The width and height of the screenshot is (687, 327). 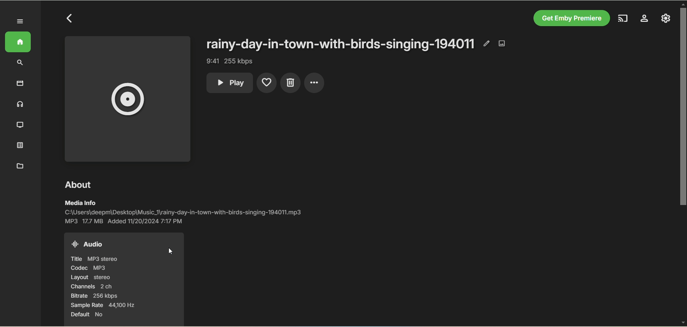 What do you see at coordinates (19, 63) in the screenshot?
I see `search` at bounding box center [19, 63].